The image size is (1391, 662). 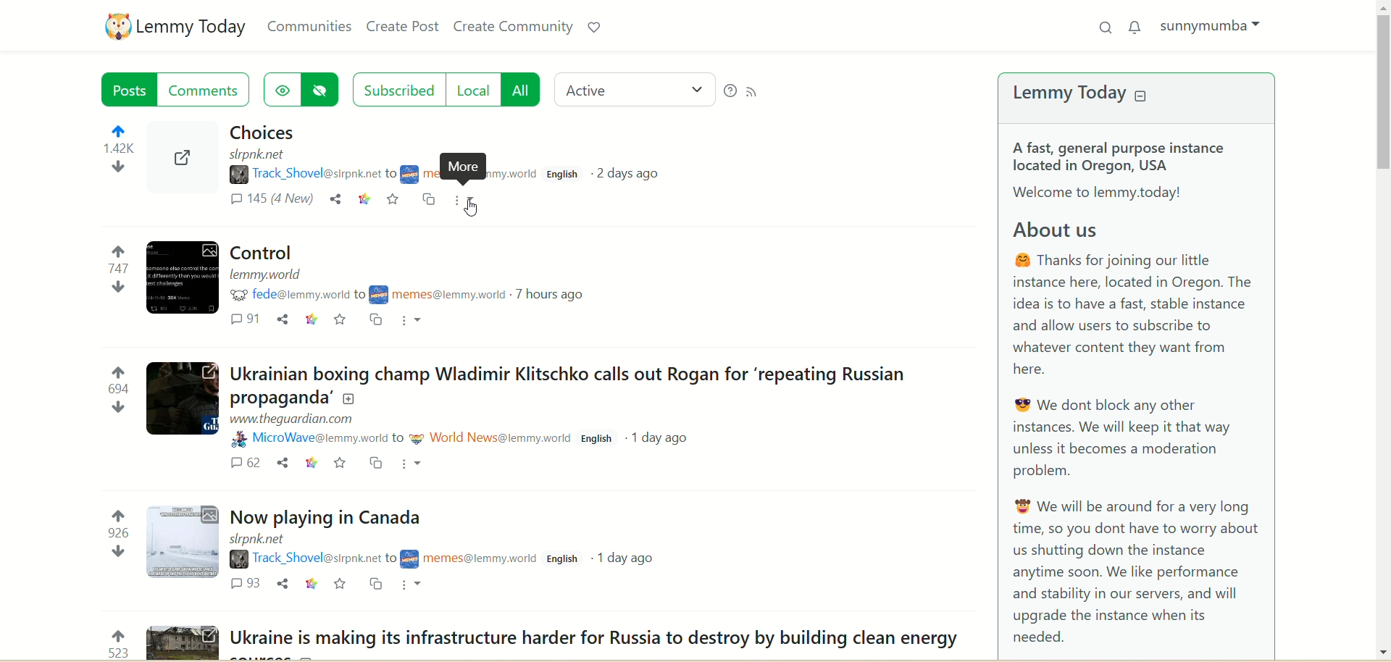 I want to click on votes up and down, so click(x=107, y=159).